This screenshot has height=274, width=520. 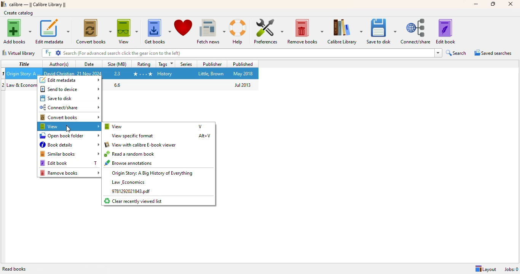 I want to click on published date, so click(x=243, y=74).